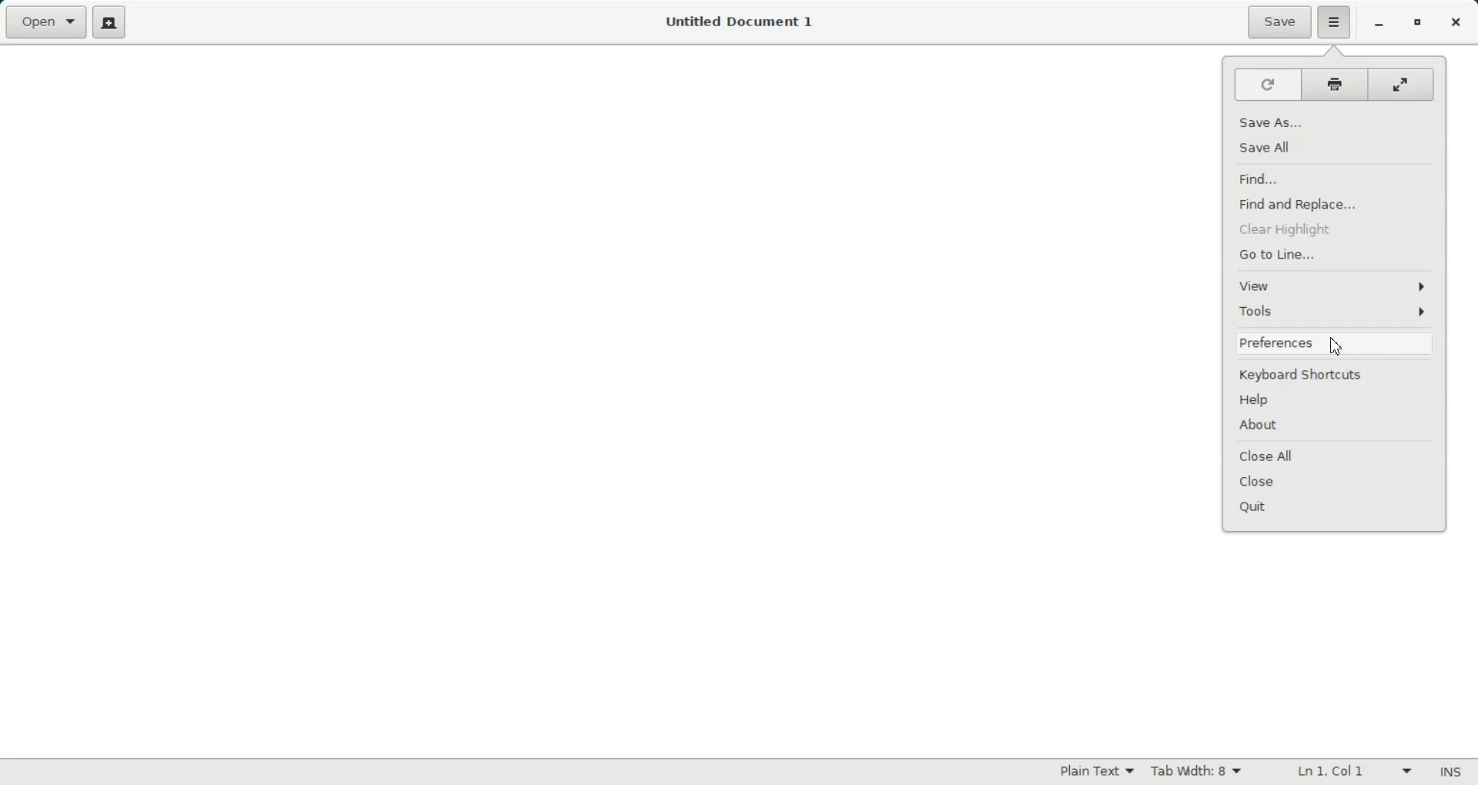 The image size is (1478, 785). I want to click on Tools, so click(1335, 311).